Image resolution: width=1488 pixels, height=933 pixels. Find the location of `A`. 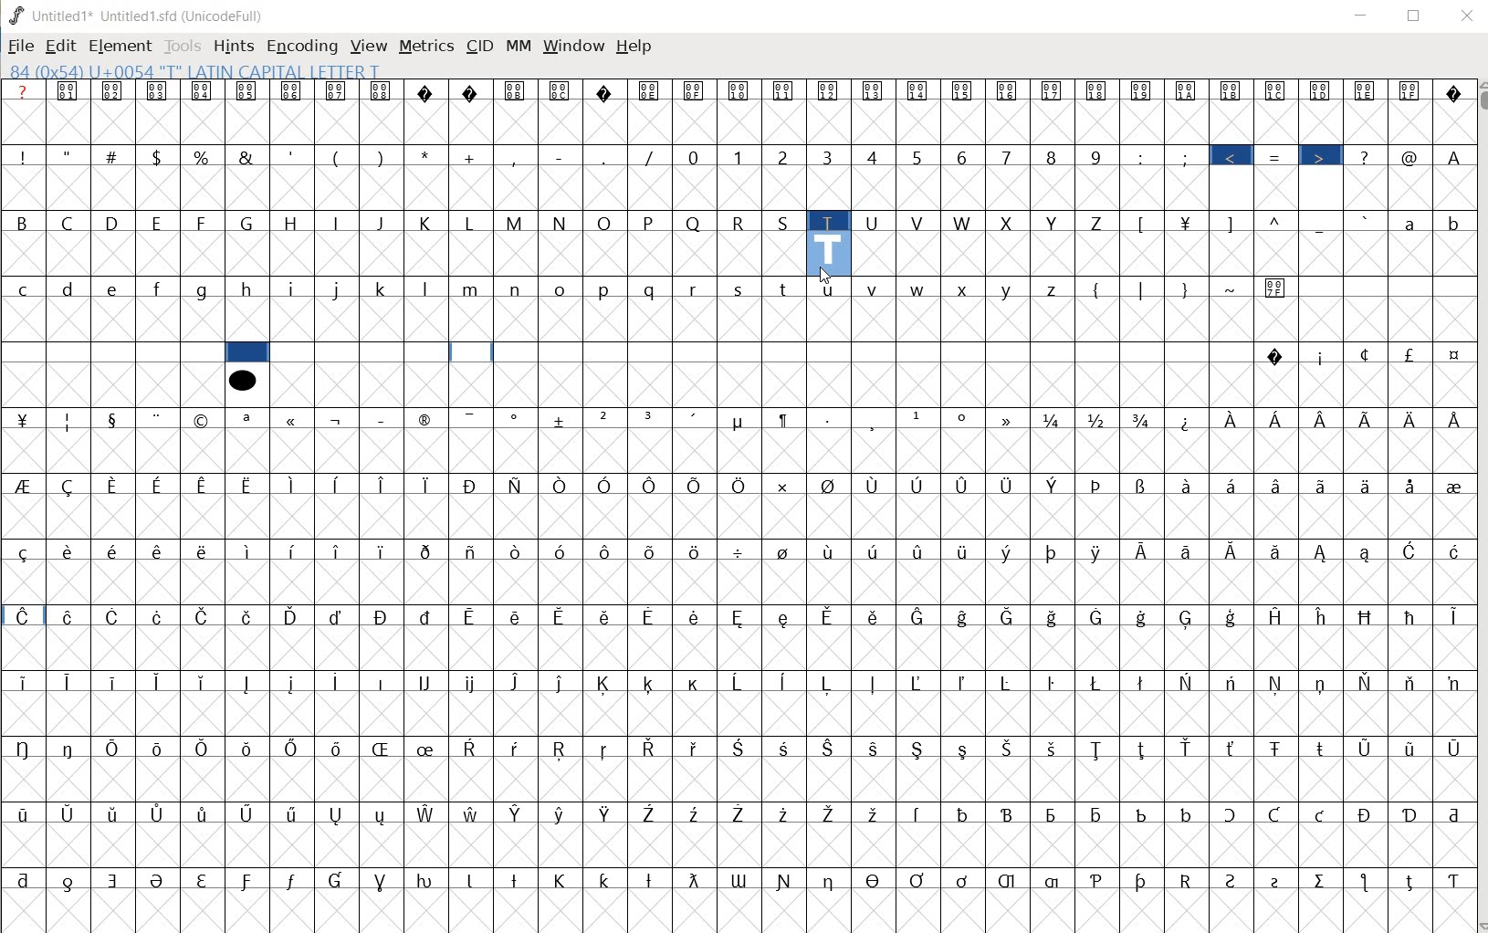

A is located at coordinates (1452, 154).